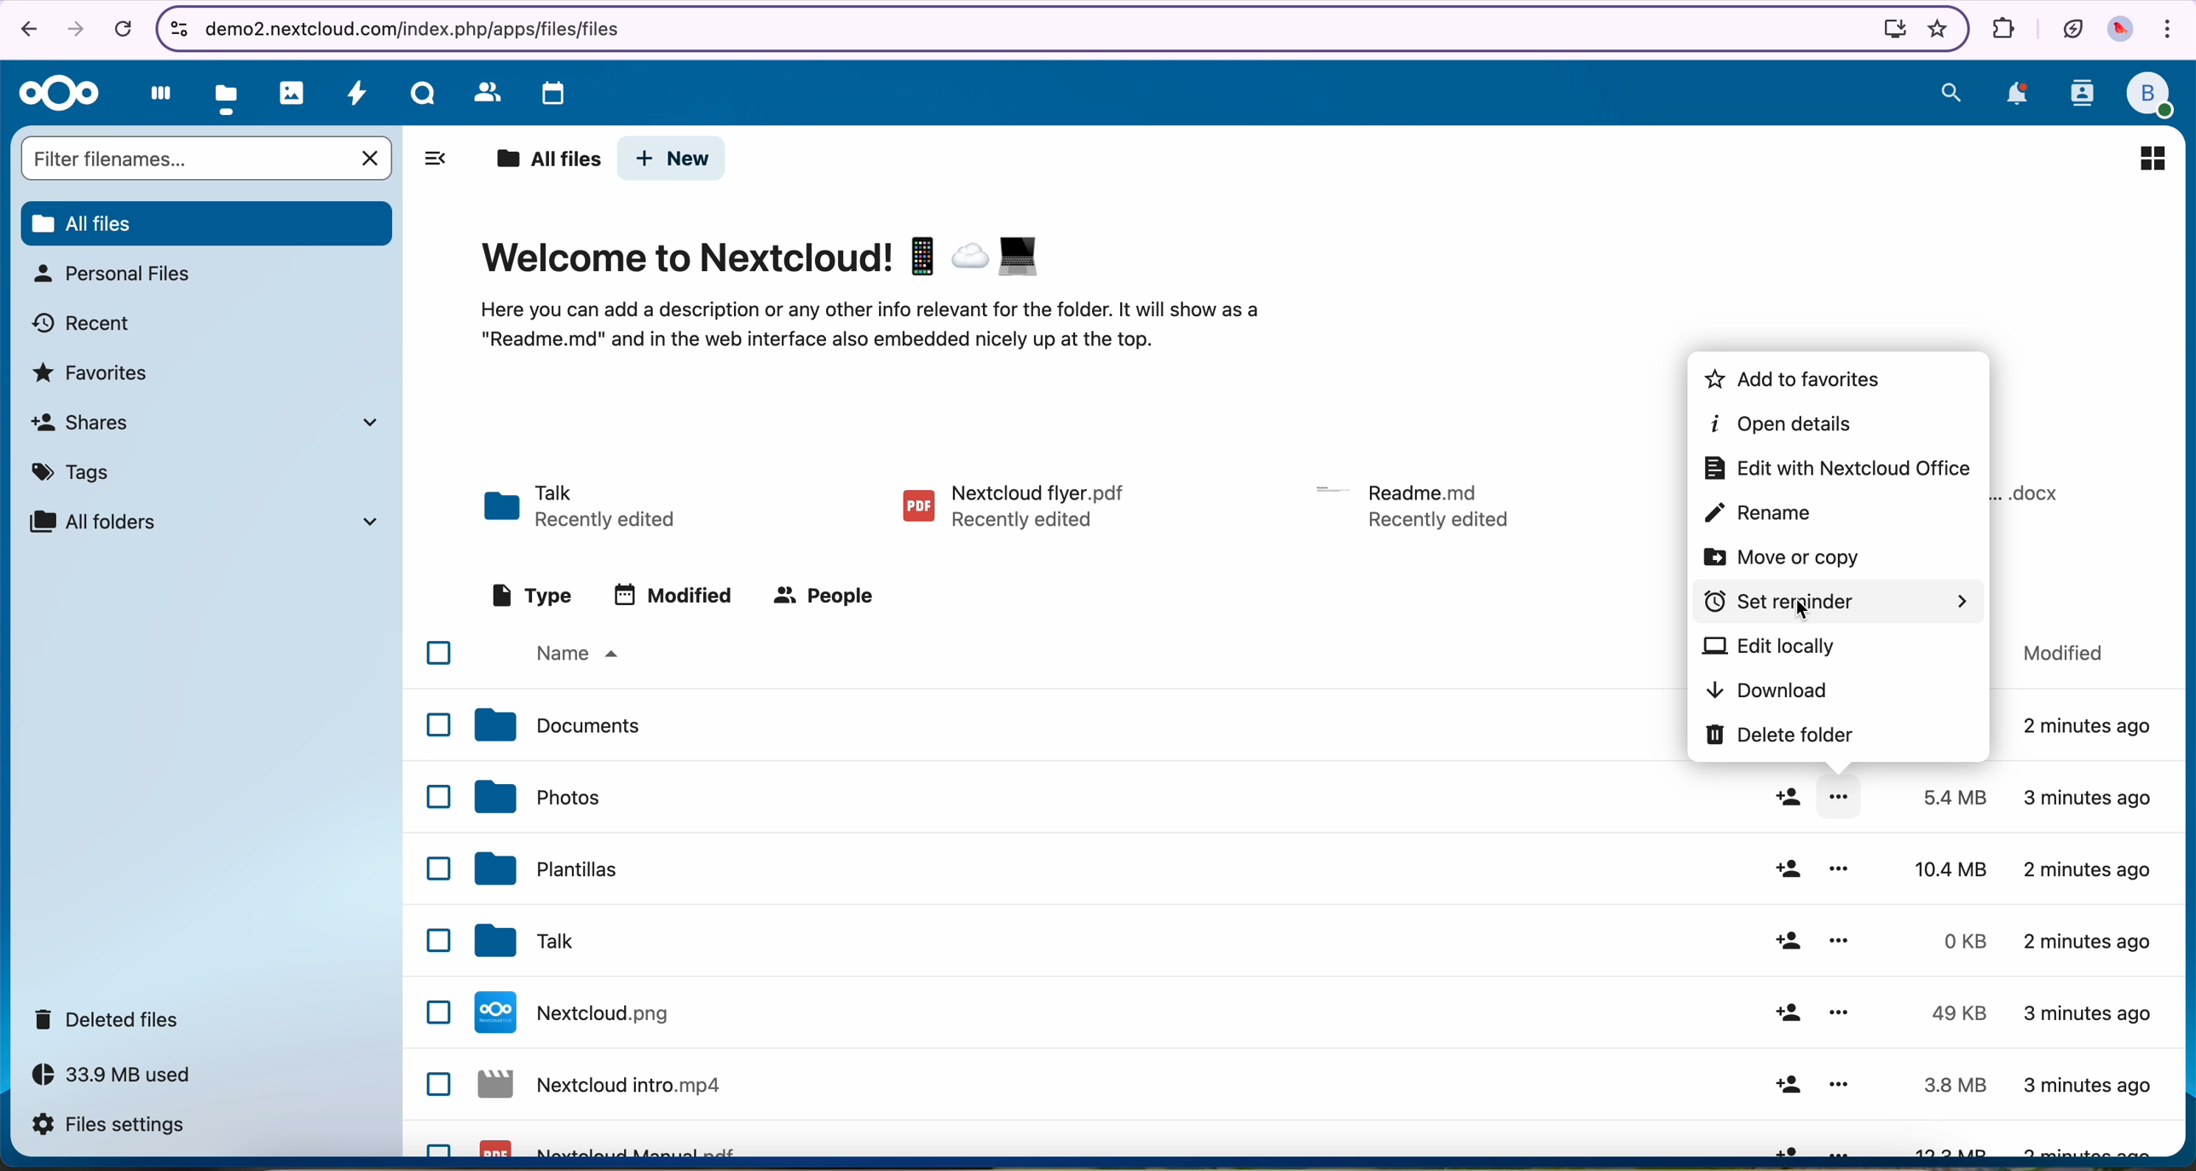  What do you see at coordinates (111, 1020) in the screenshot?
I see `deleted files` at bounding box center [111, 1020].